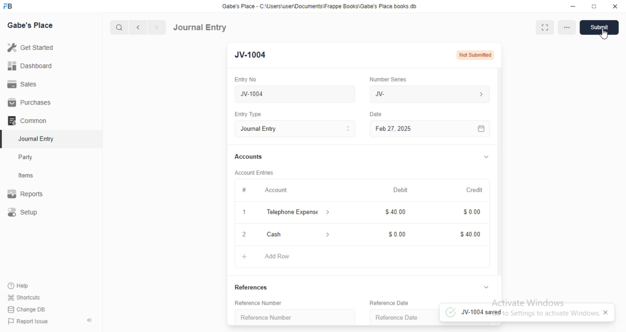 The height and width of the screenshot is (332, 626). Describe the element at coordinates (24, 297) in the screenshot. I see `' Shortcuts` at that location.